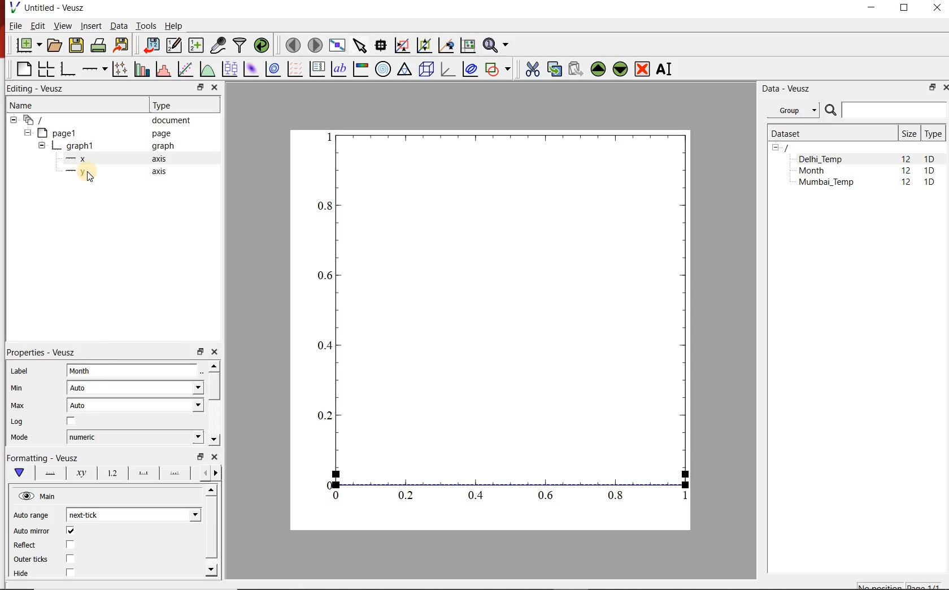  Describe the element at coordinates (90, 25) in the screenshot. I see `Insert` at that location.